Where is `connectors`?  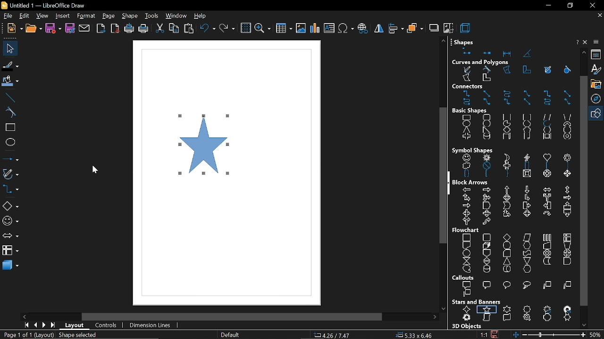
connectors is located at coordinates (10, 190).